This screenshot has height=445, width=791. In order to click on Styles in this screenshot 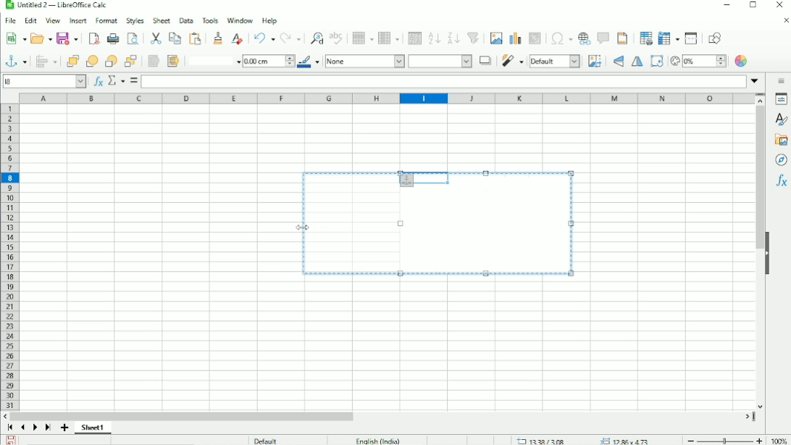, I will do `click(779, 119)`.